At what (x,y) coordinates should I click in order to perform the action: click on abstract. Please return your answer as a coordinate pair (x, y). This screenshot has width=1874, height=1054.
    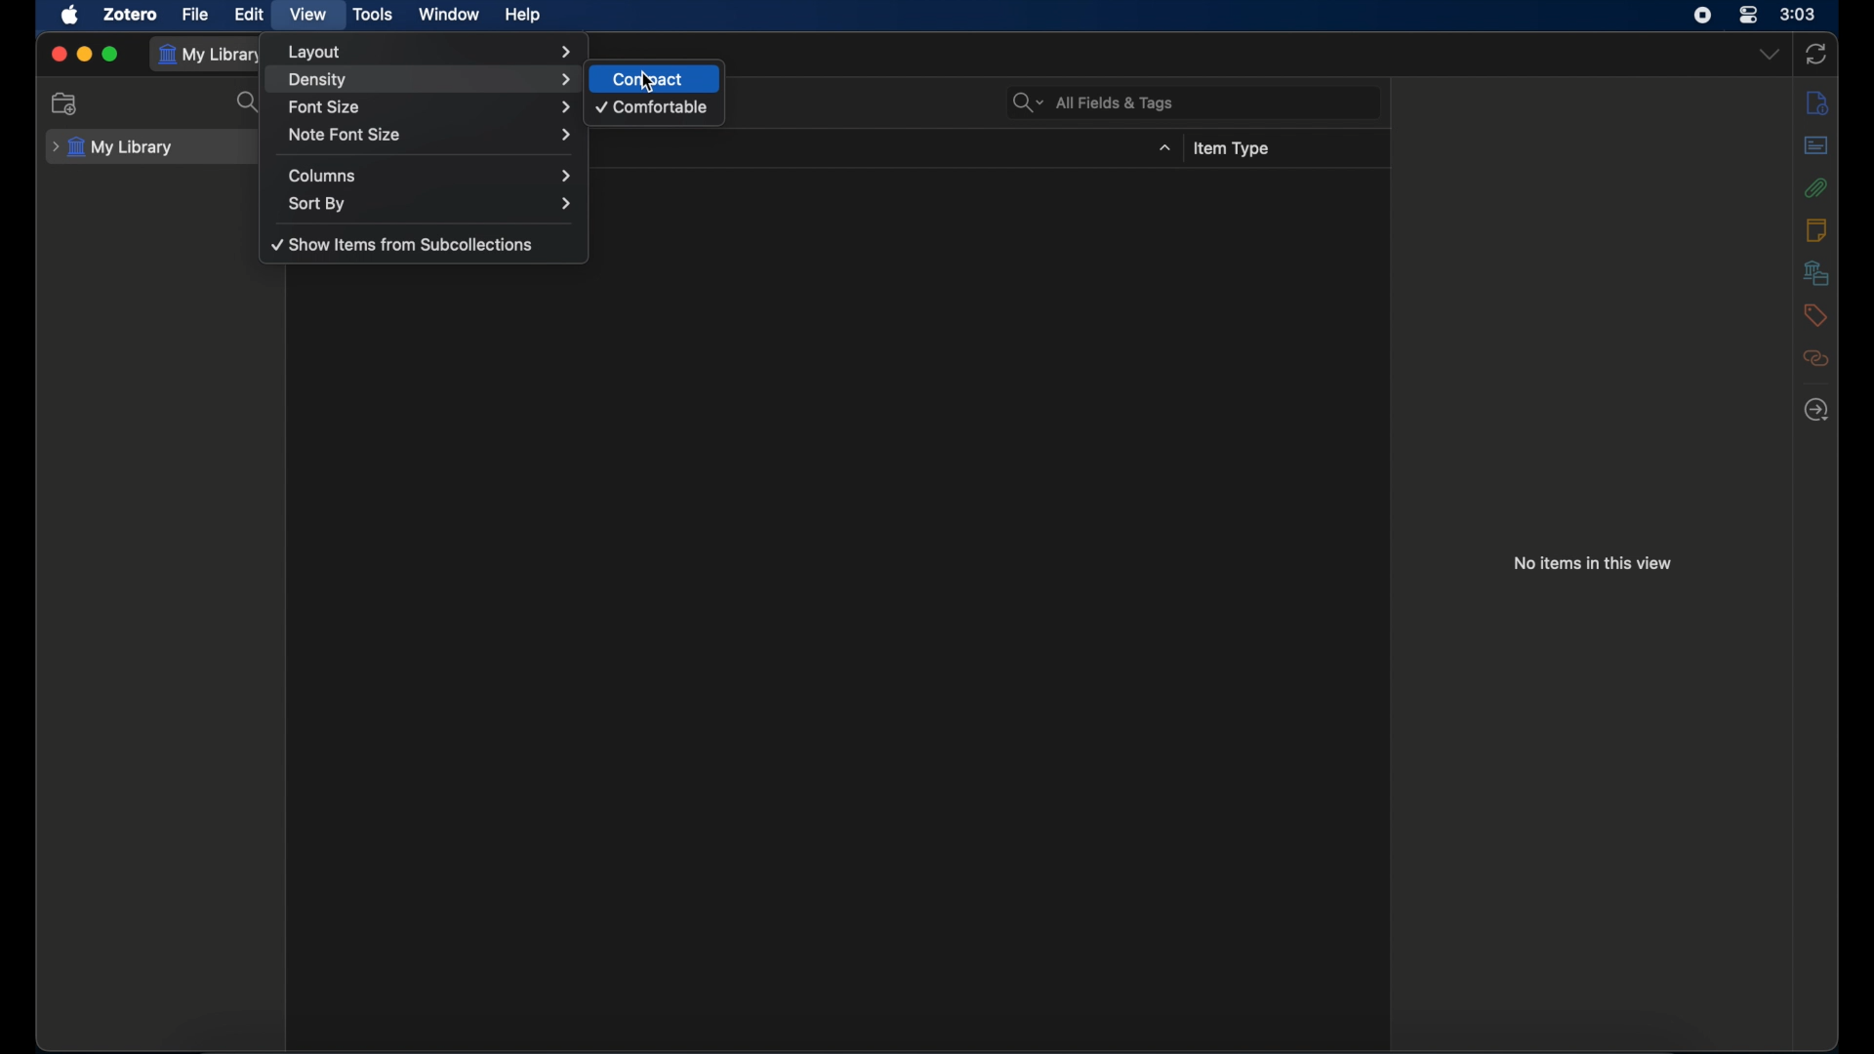
    Looking at the image, I should click on (1816, 144).